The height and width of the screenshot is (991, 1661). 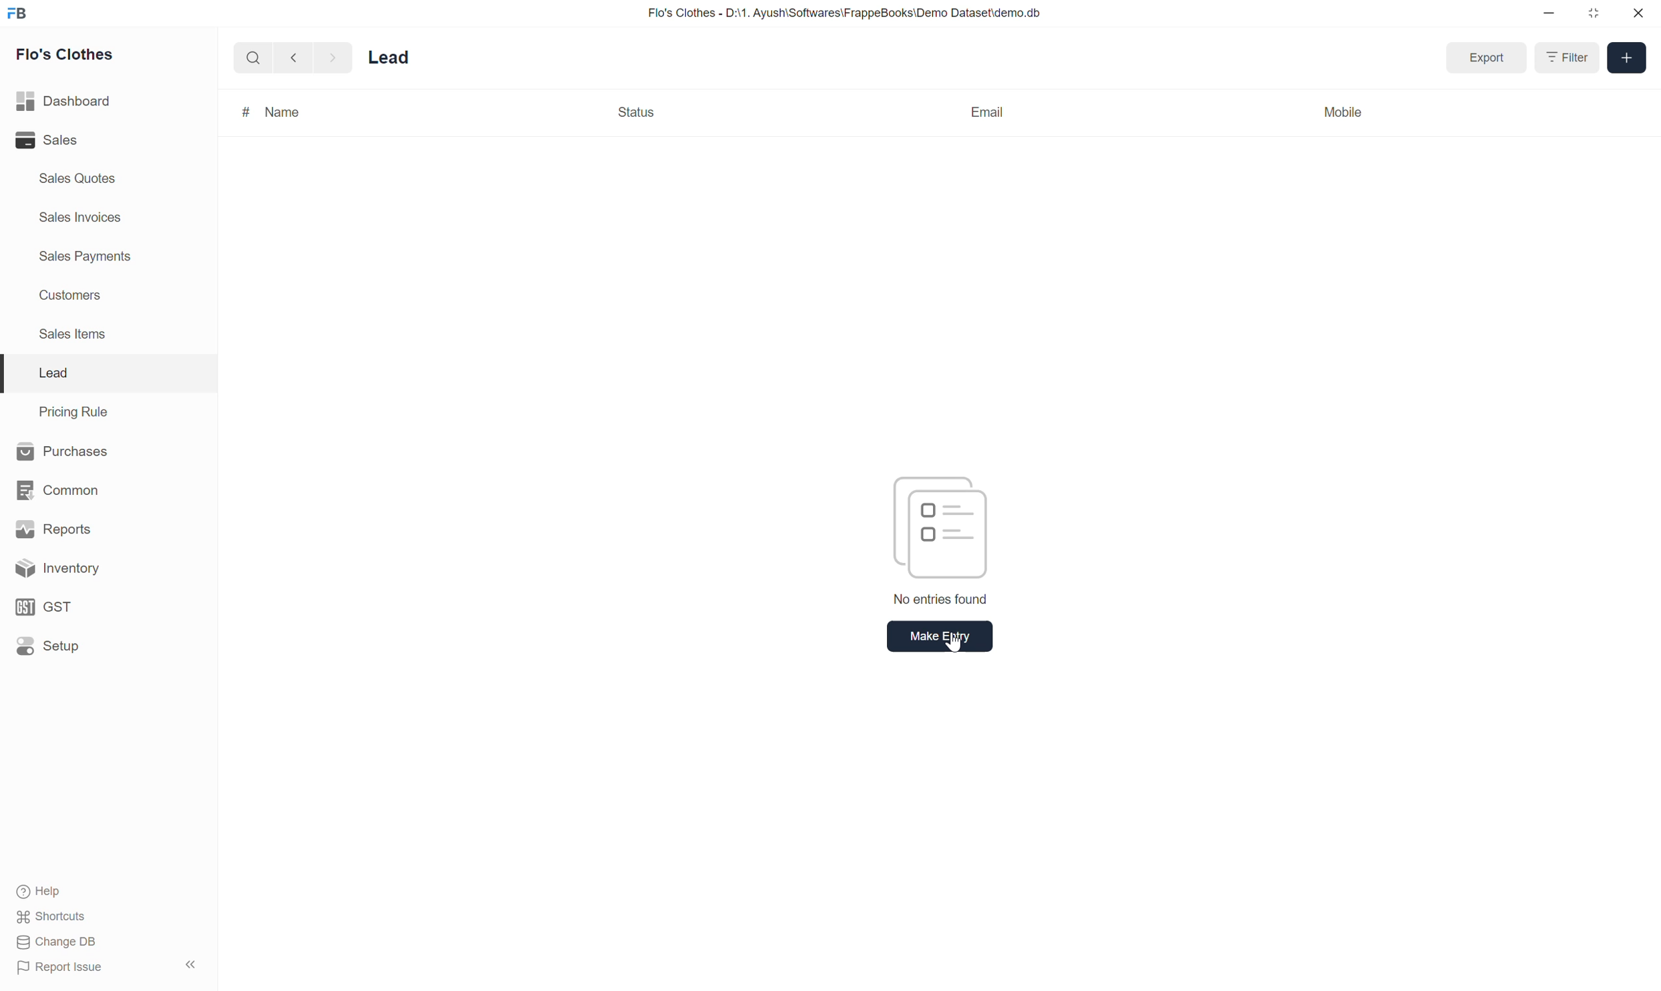 What do you see at coordinates (48, 646) in the screenshot?
I see `Setup` at bounding box center [48, 646].